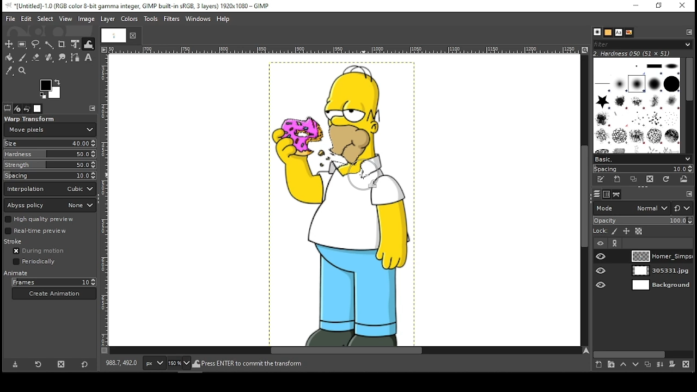  What do you see at coordinates (682, 208) in the screenshot?
I see `switch to another group of modes` at bounding box center [682, 208].